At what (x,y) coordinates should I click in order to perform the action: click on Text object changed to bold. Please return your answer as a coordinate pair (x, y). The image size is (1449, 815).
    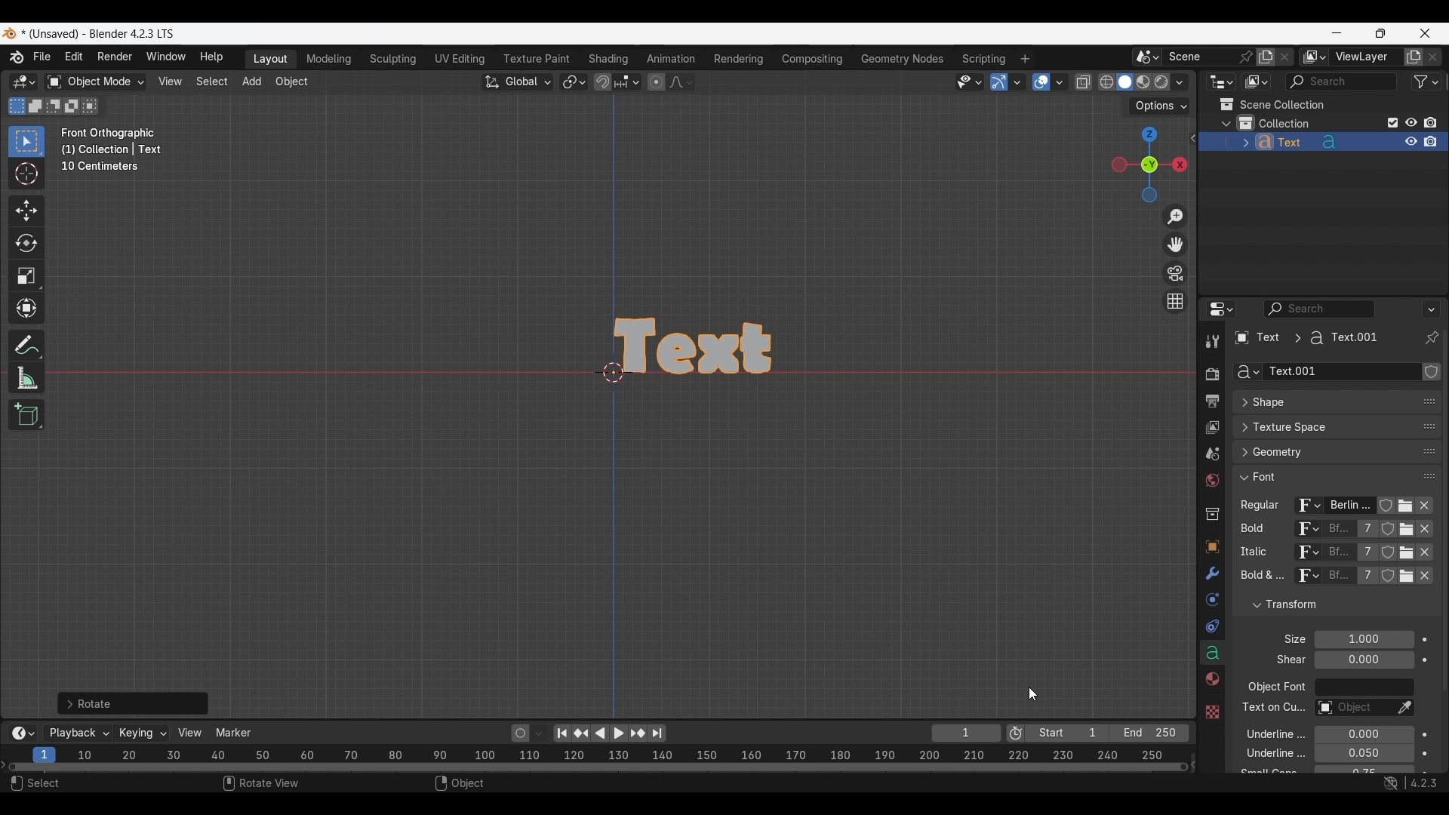
    Looking at the image, I should click on (712, 345).